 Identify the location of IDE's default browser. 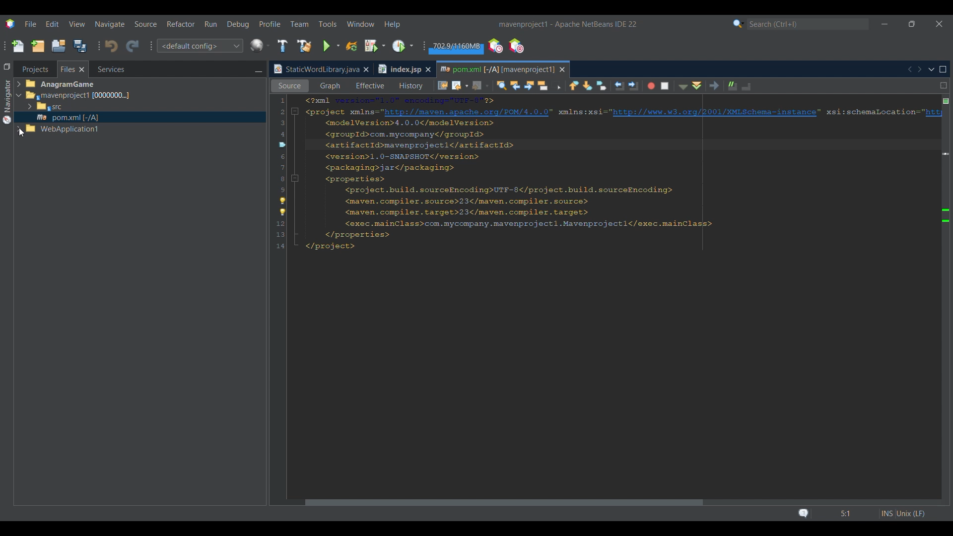
(260, 46).